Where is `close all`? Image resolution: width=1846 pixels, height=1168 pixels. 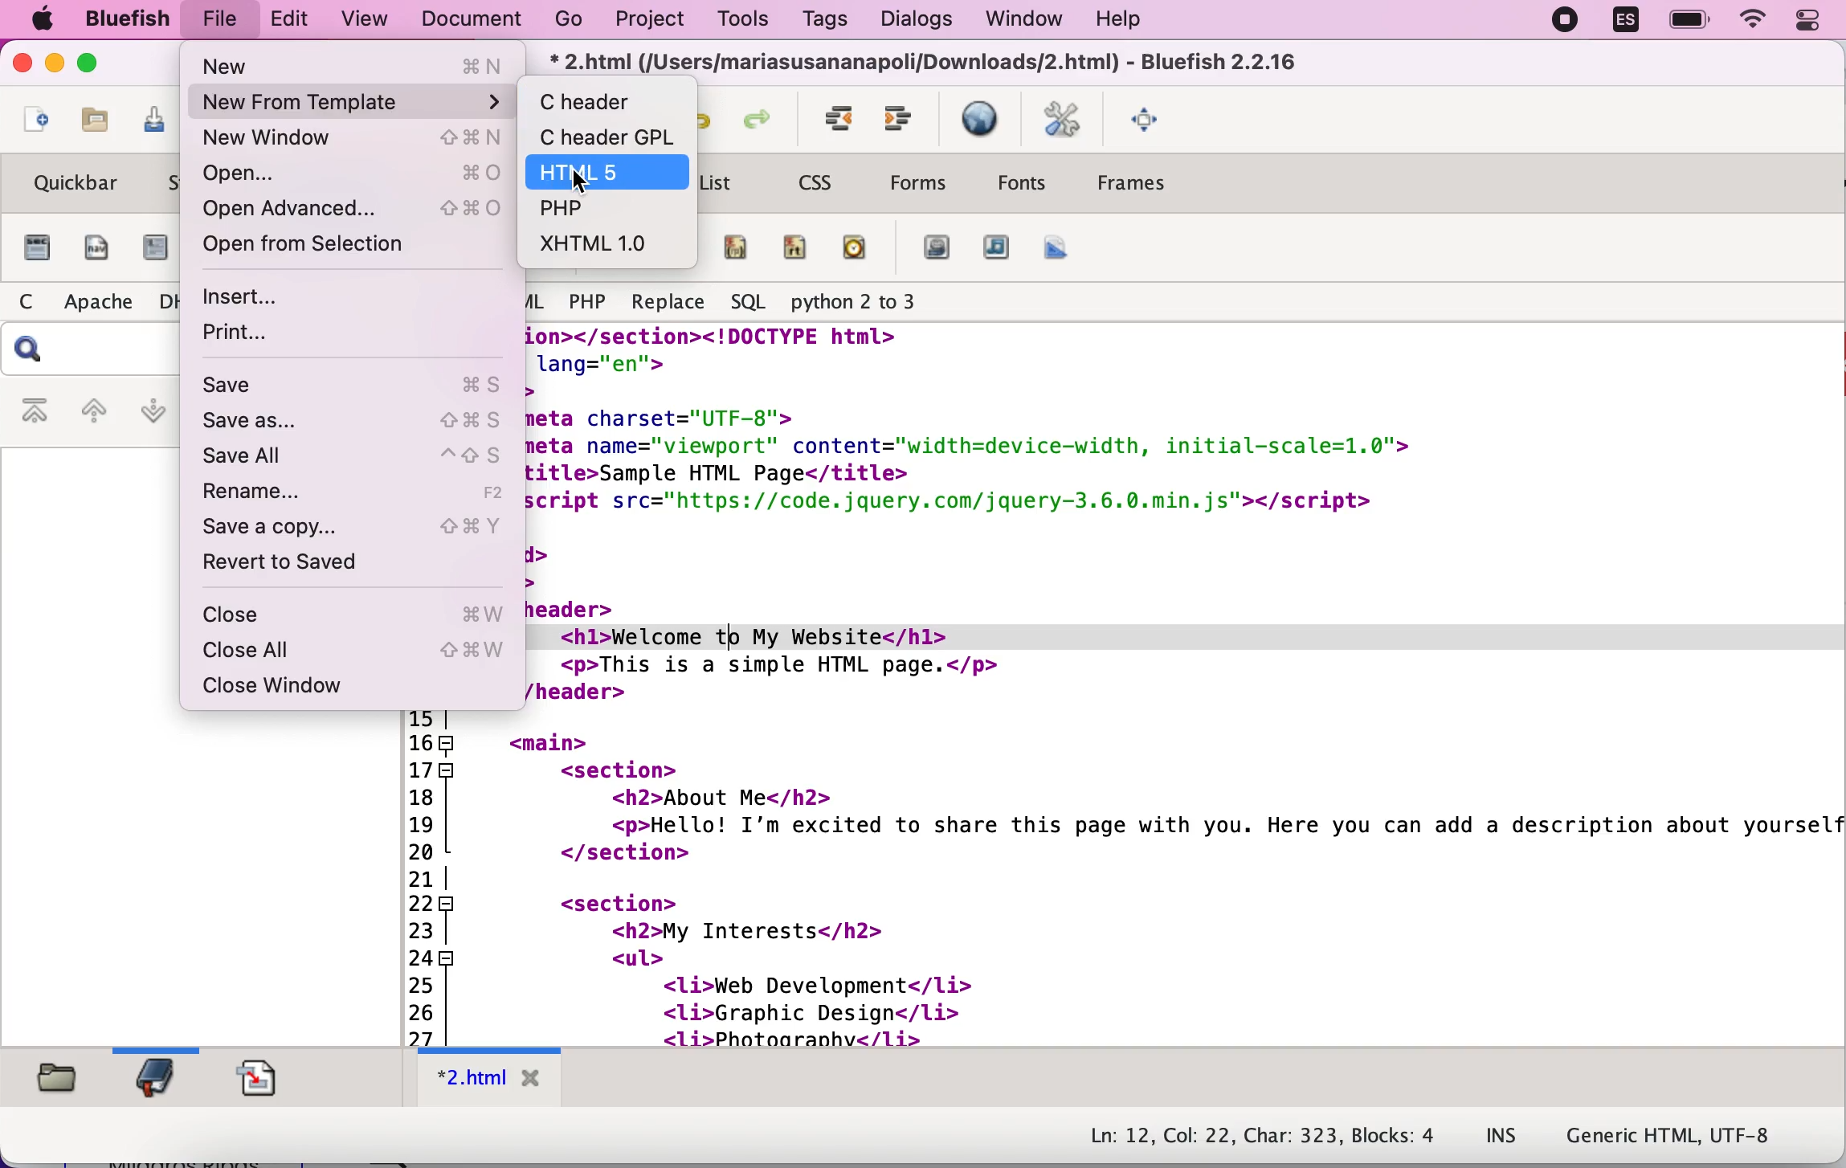 close all is located at coordinates (359, 651).